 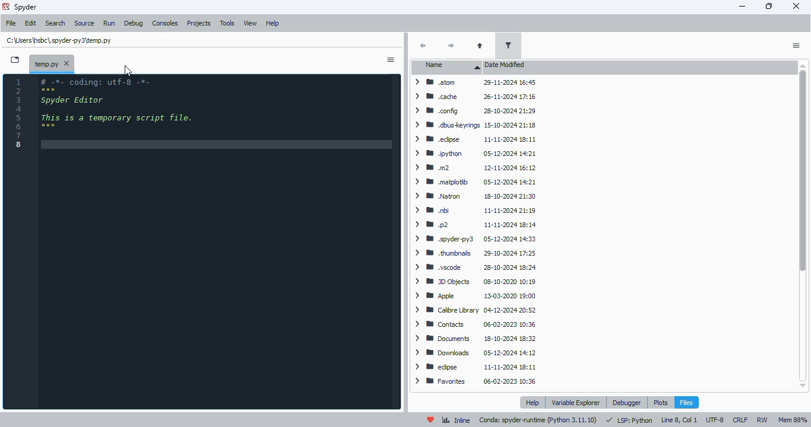 What do you see at coordinates (686, 402) in the screenshot?
I see `files` at bounding box center [686, 402].